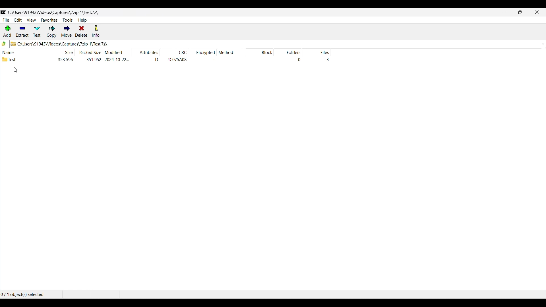 This screenshot has height=307, width=546. What do you see at coordinates (96, 31) in the screenshot?
I see `Info` at bounding box center [96, 31].